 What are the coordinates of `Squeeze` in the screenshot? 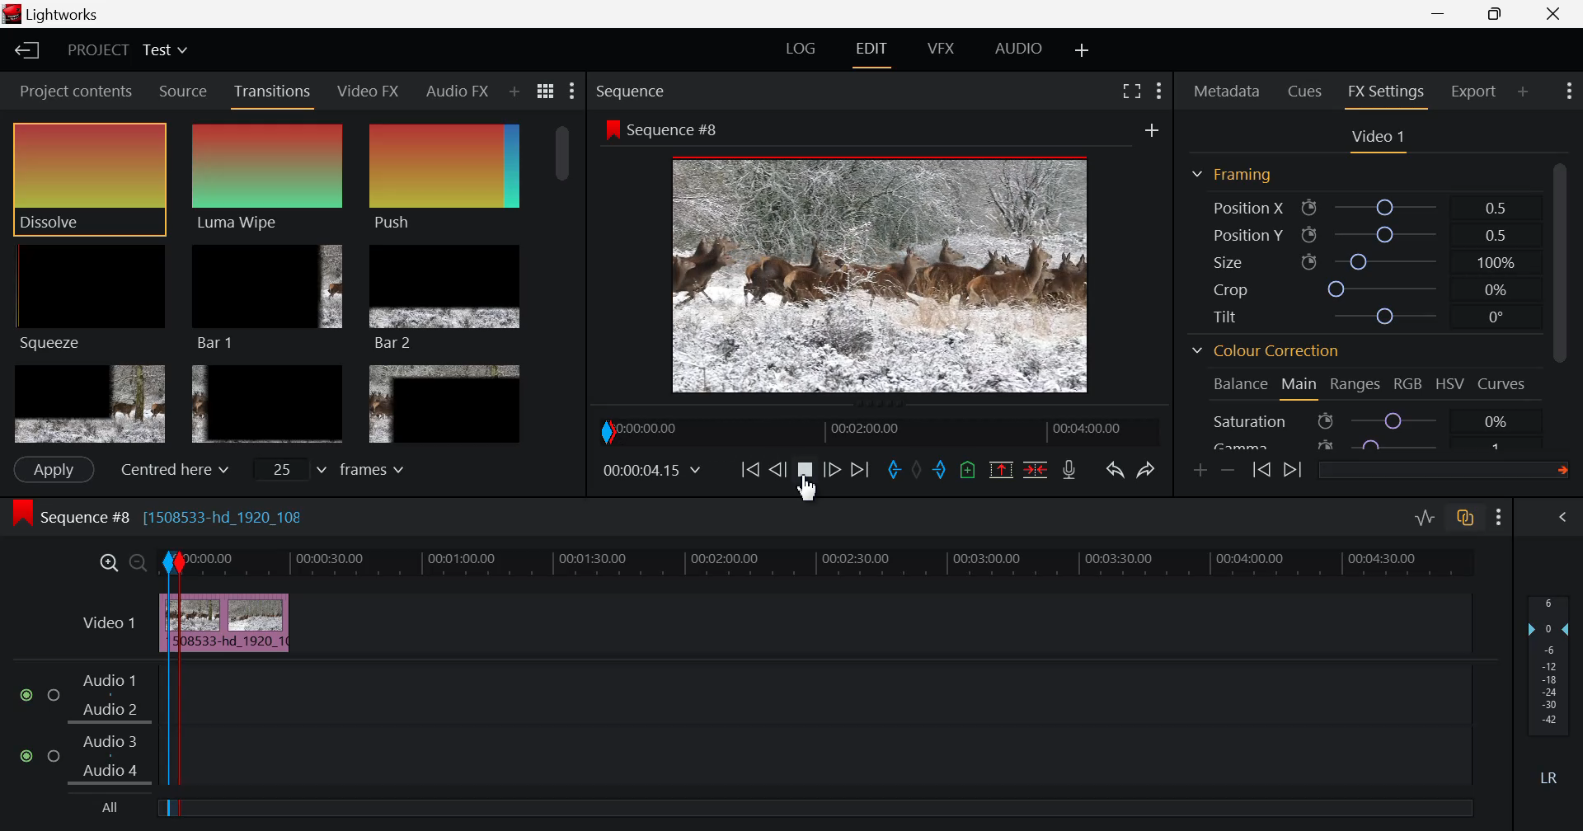 It's located at (88, 296).